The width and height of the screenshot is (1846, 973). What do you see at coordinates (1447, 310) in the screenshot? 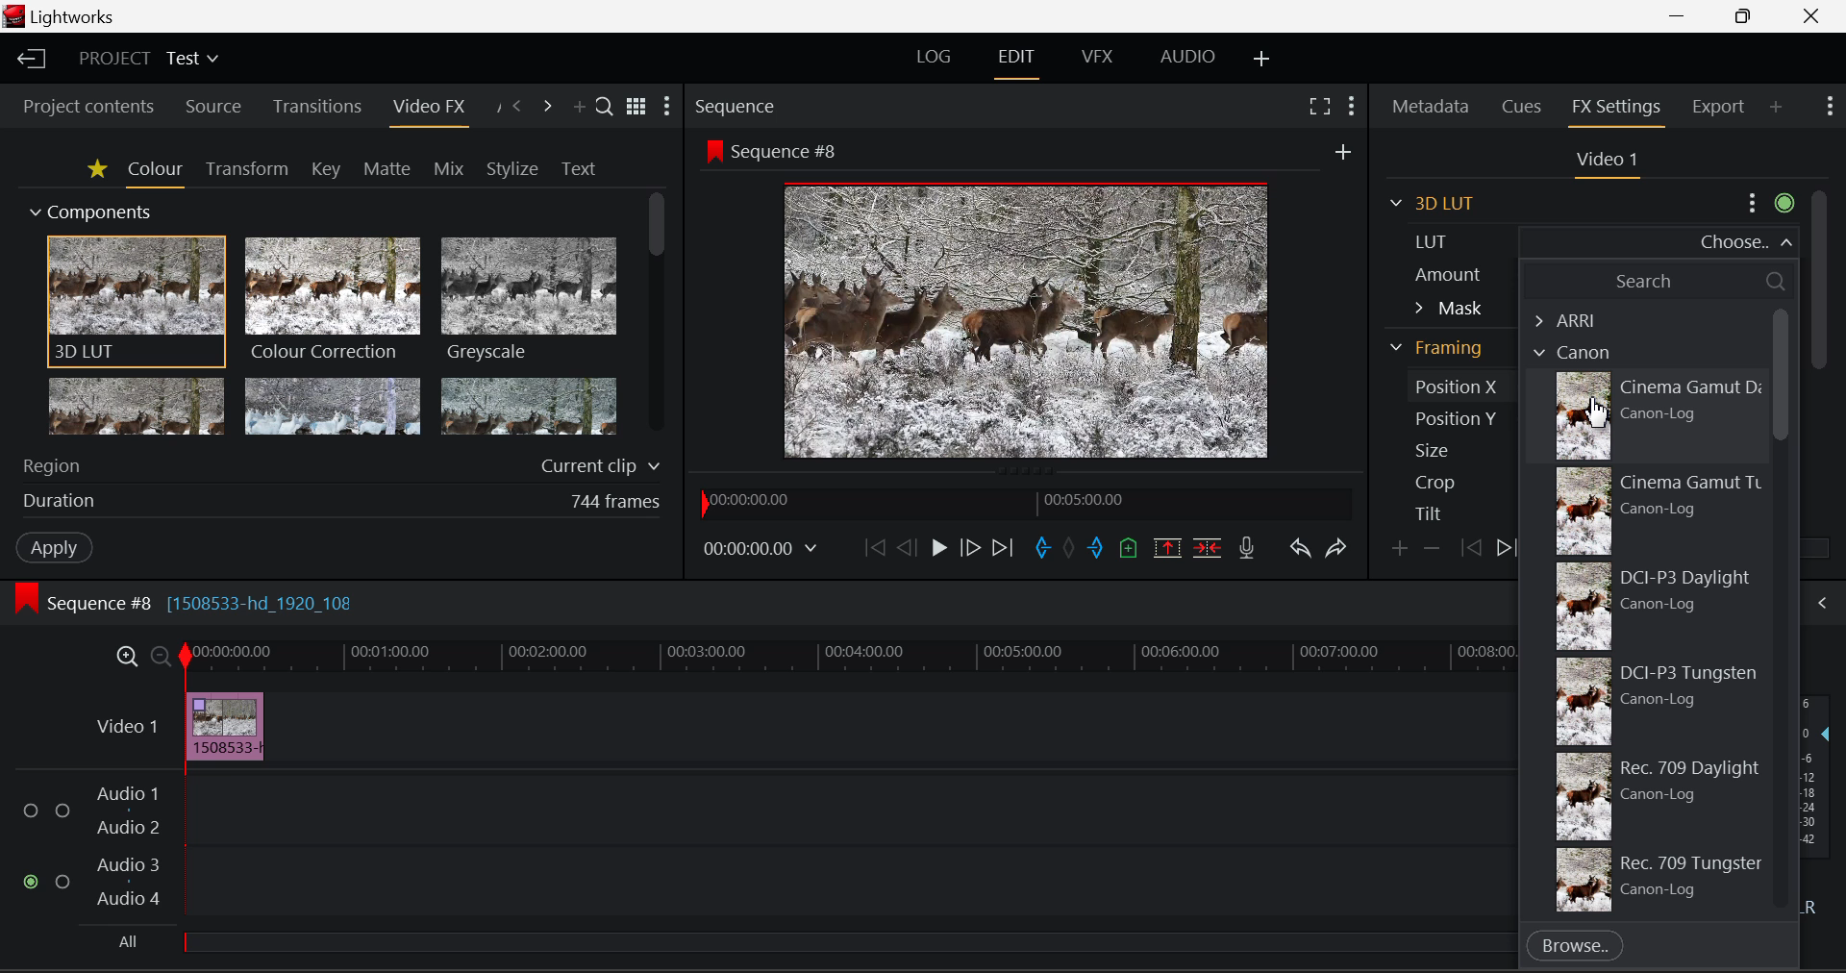
I see `Mask` at bounding box center [1447, 310].